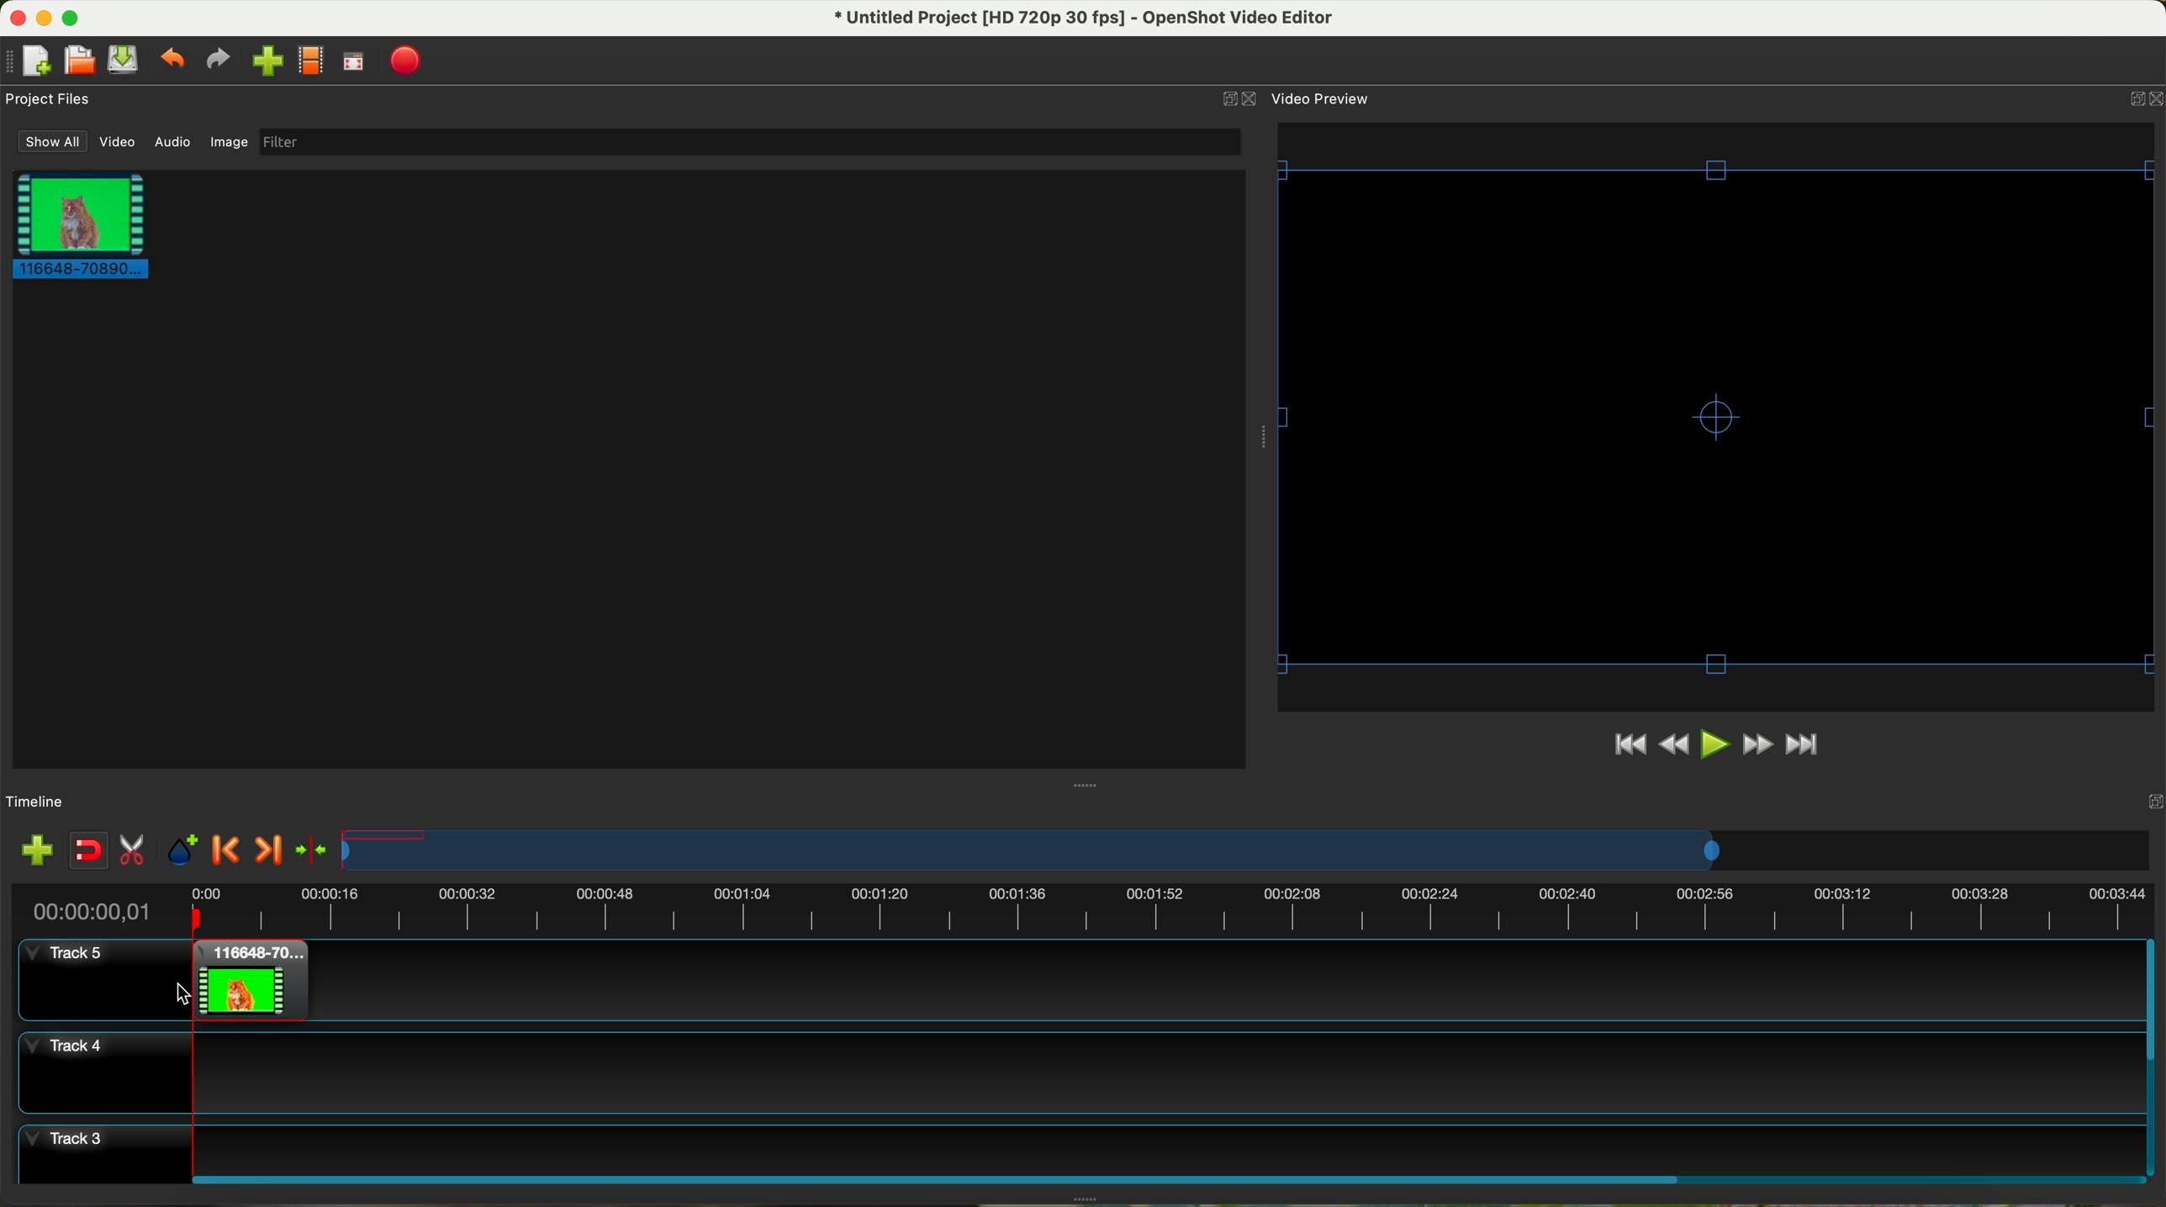 This screenshot has width=2166, height=1207. I want to click on rewind, so click(1676, 745).